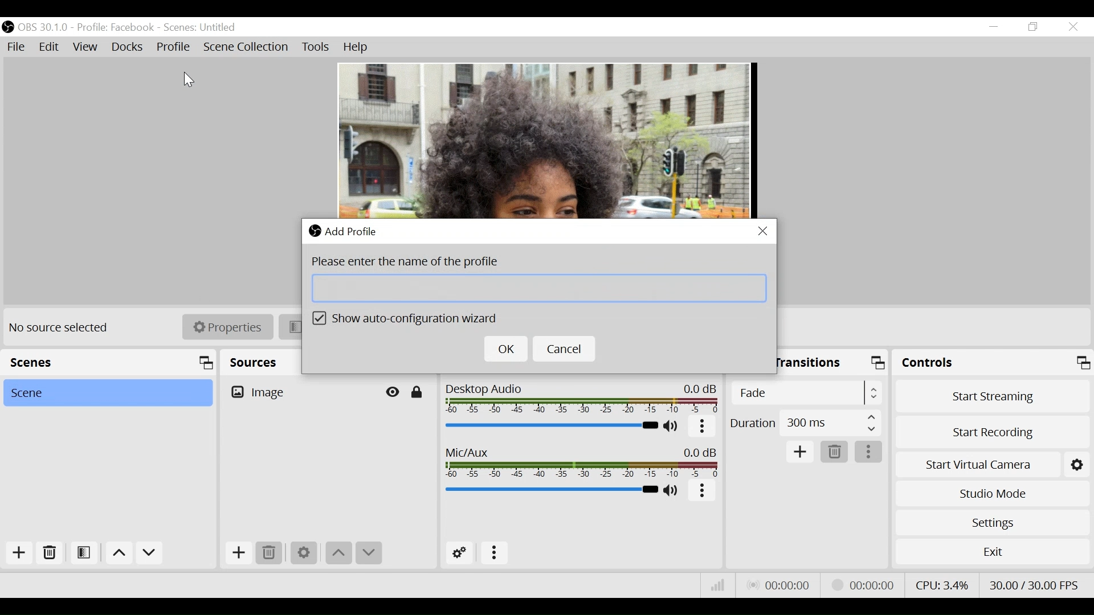 The width and height of the screenshot is (1094, 615). I want to click on Studio Mode, so click(990, 495).